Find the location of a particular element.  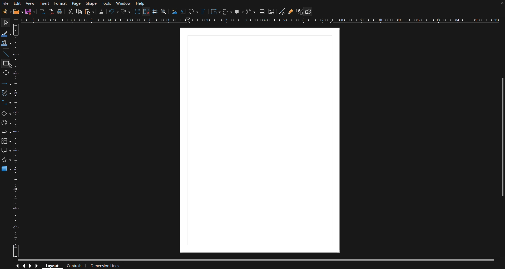

Distribute objects is located at coordinates (250, 12).